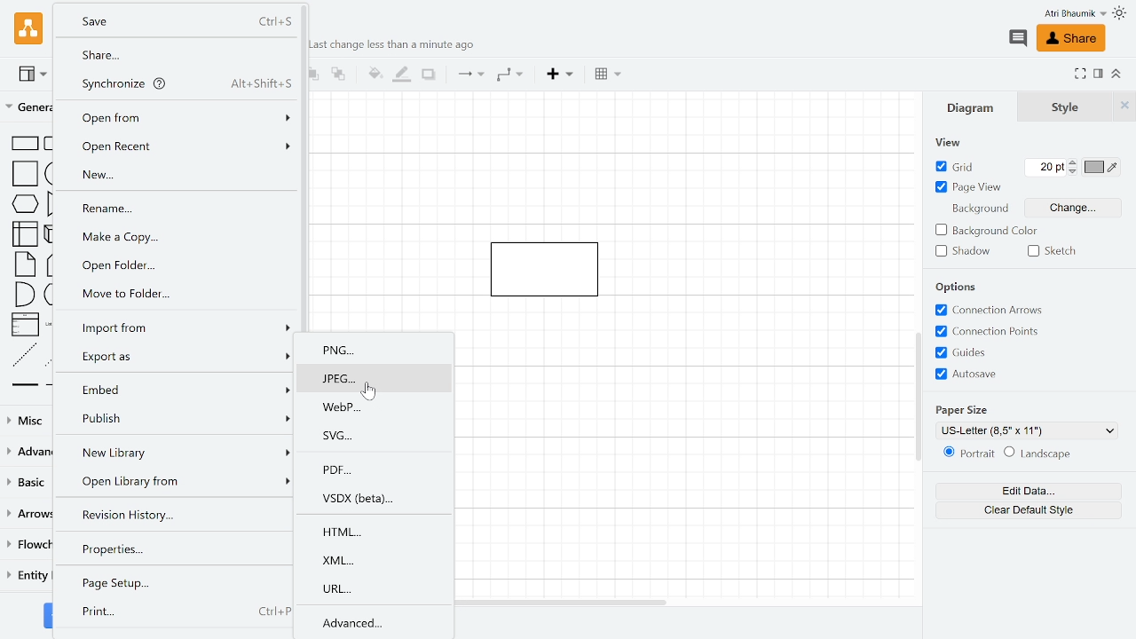 The width and height of the screenshot is (1136, 639). What do you see at coordinates (379, 469) in the screenshot?
I see `PDF` at bounding box center [379, 469].